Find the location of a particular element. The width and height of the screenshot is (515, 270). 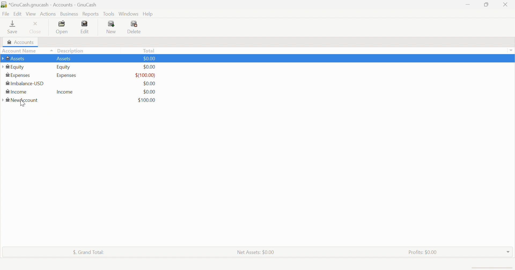

$0.00 is located at coordinates (150, 92).